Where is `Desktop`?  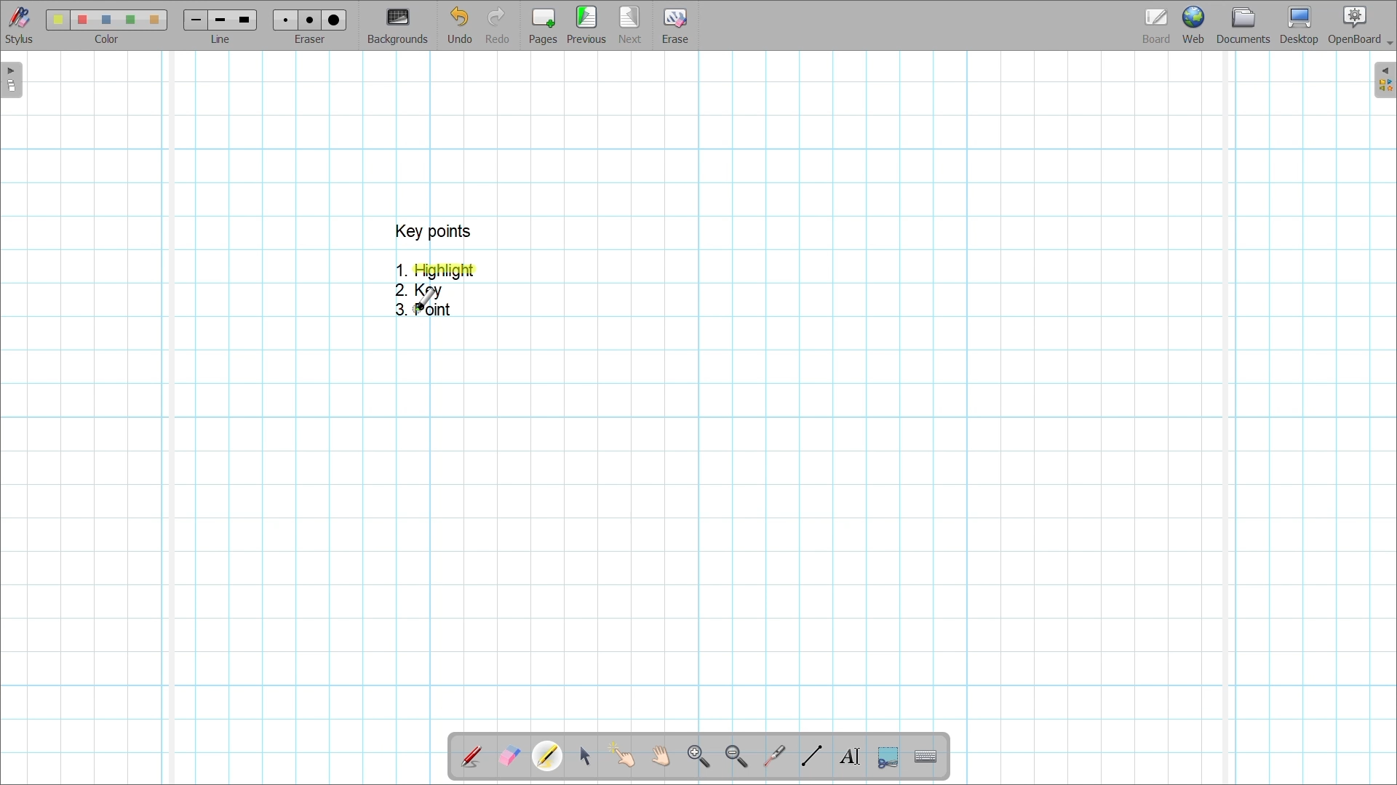 Desktop is located at coordinates (1300, 25).